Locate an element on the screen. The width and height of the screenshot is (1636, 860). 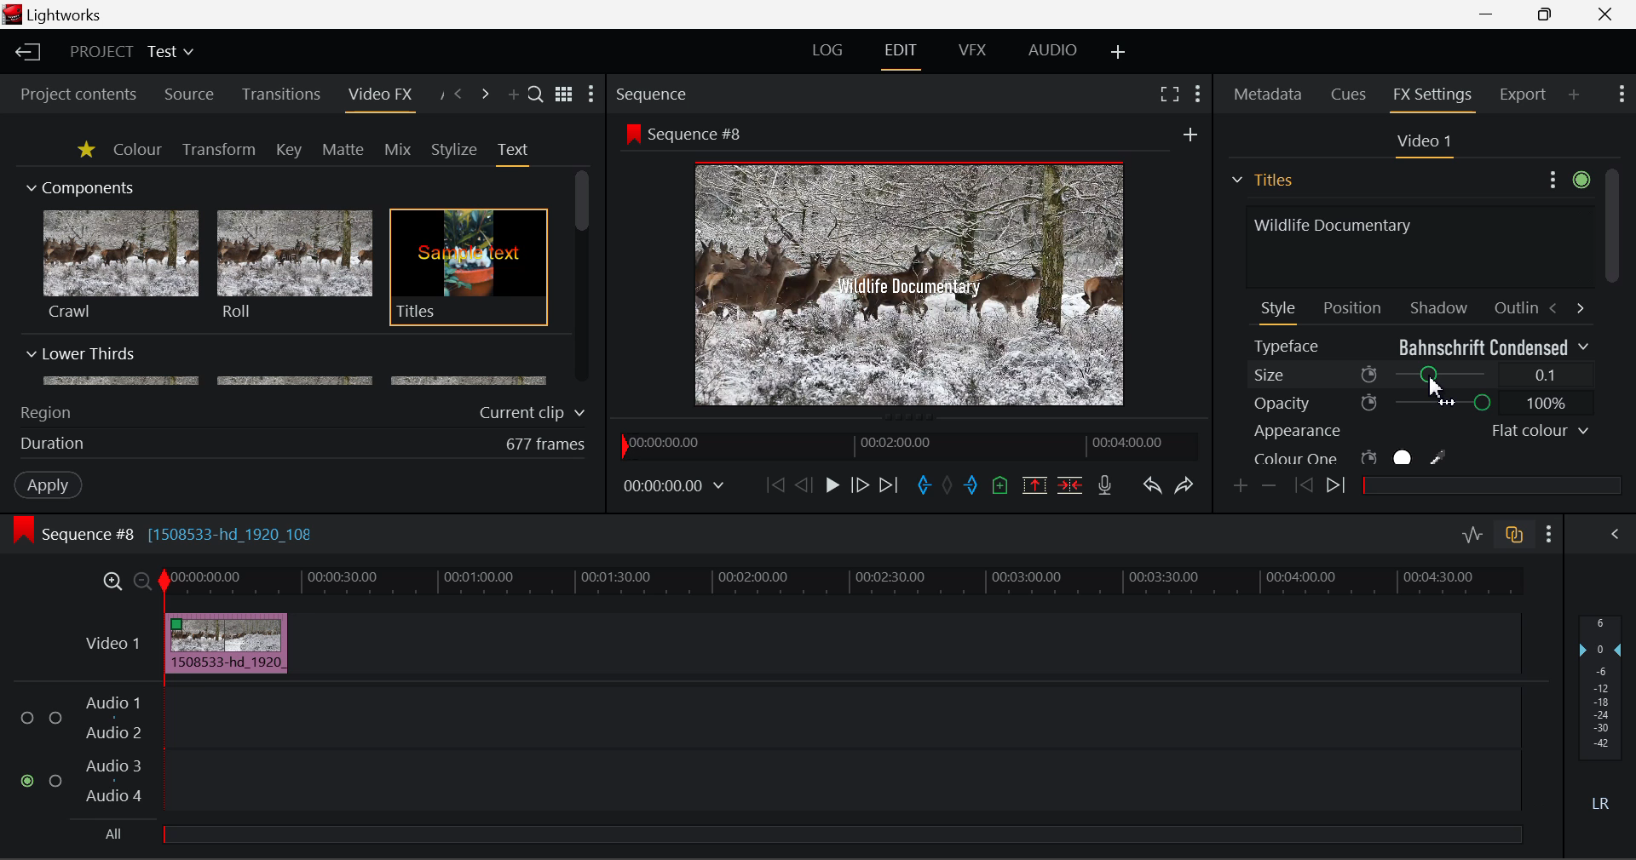
Current clip is located at coordinates (536, 413).